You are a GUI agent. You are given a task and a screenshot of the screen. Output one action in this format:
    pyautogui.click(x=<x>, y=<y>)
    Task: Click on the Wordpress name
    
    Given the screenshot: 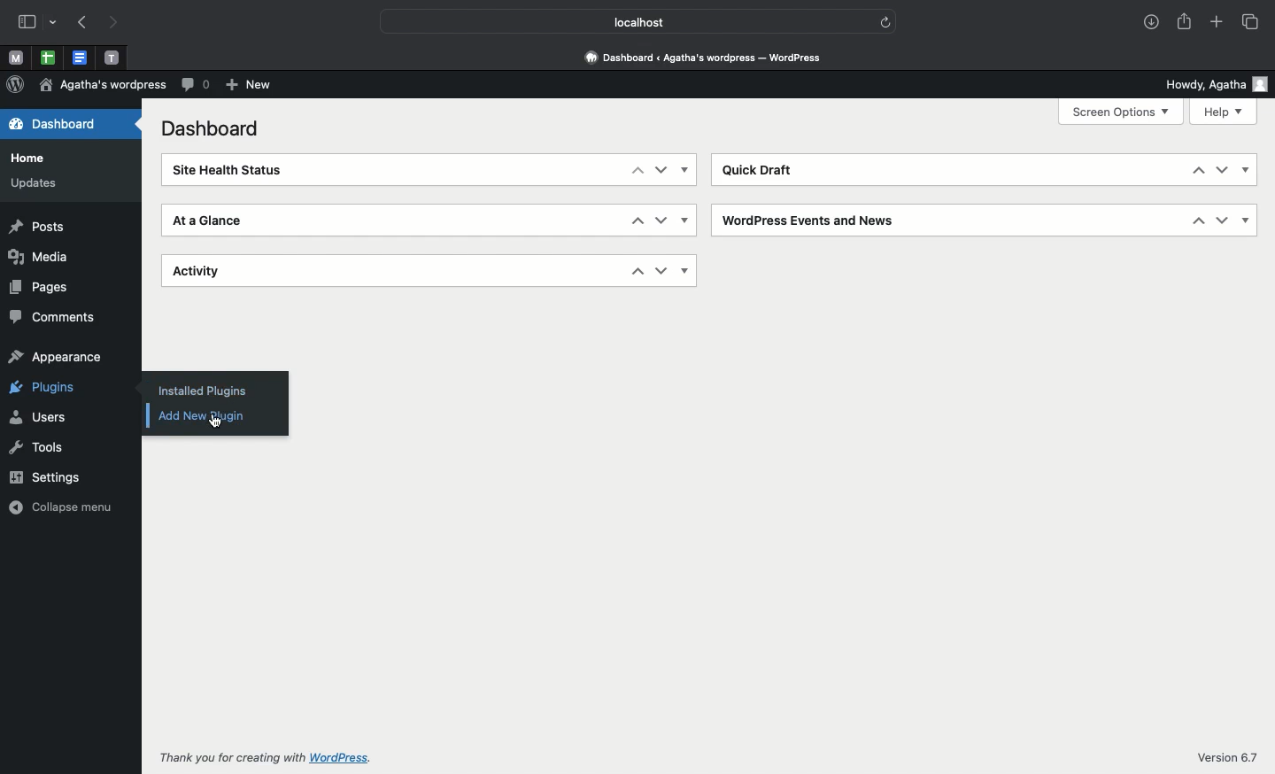 What is the action you would take?
    pyautogui.click(x=104, y=88)
    